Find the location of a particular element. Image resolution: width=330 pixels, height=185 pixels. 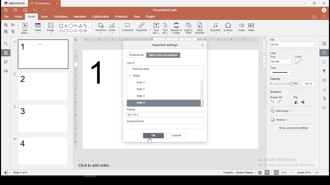

slides is located at coordinates (6, 53).